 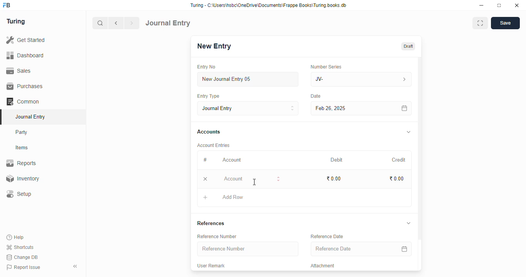 I want to click on toggle expand/collapse, so click(x=409, y=132).